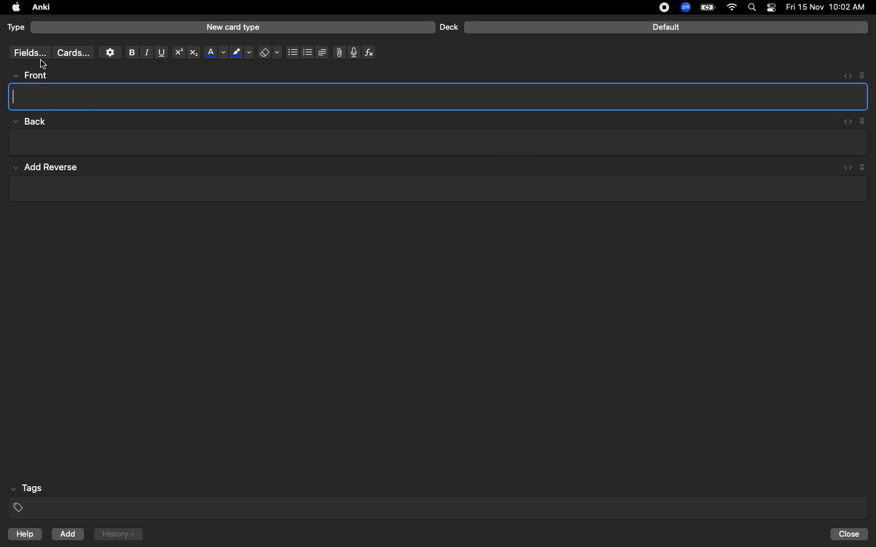 The height and width of the screenshot is (547, 876). I want to click on Zoom, so click(684, 8).